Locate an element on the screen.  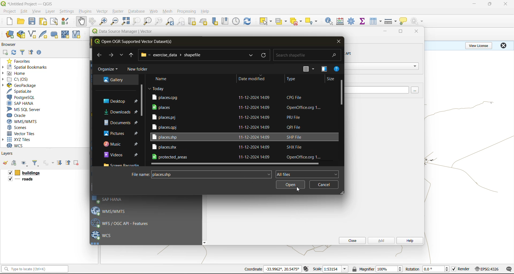
tool box is located at coordinates (352, 21).